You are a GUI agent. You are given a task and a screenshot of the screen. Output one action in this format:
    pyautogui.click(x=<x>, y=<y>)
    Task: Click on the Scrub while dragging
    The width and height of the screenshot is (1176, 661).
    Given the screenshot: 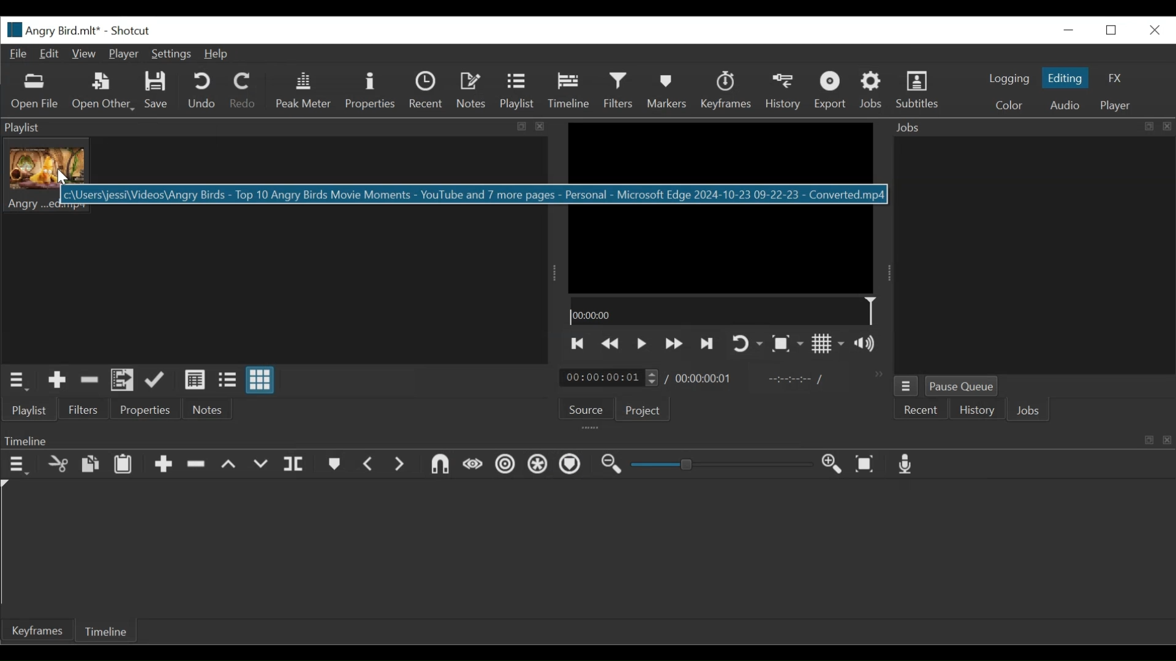 What is the action you would take?
    pyautogui.click(x=473, y=465)
    